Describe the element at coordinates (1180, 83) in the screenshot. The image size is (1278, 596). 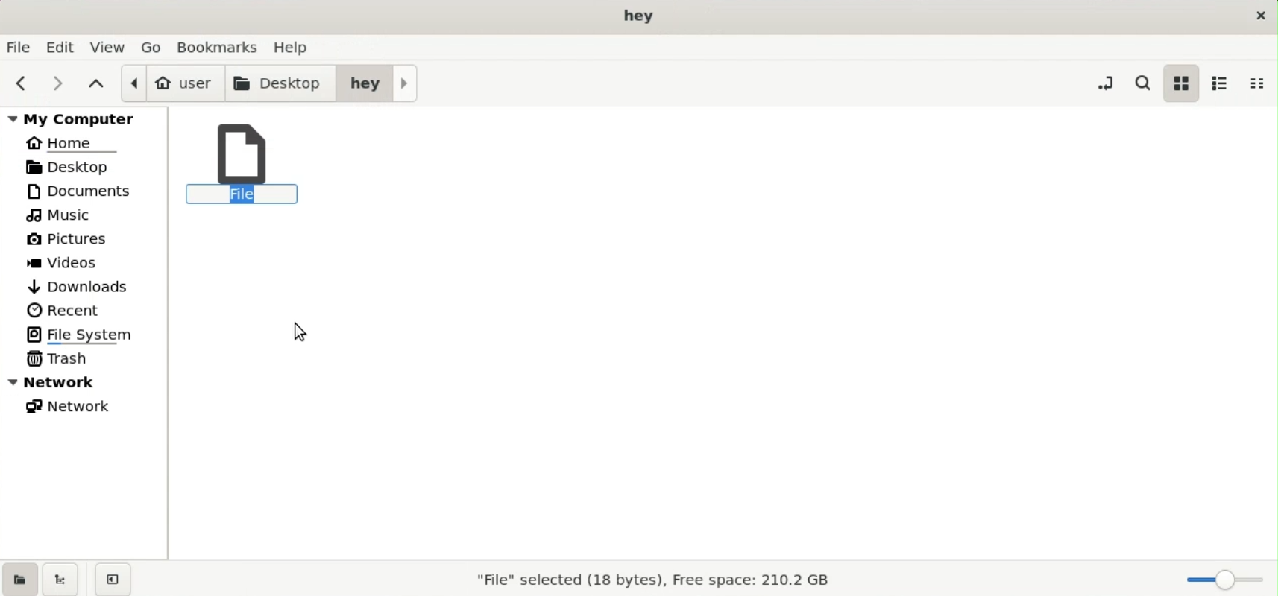
I see `icon view` at that location.